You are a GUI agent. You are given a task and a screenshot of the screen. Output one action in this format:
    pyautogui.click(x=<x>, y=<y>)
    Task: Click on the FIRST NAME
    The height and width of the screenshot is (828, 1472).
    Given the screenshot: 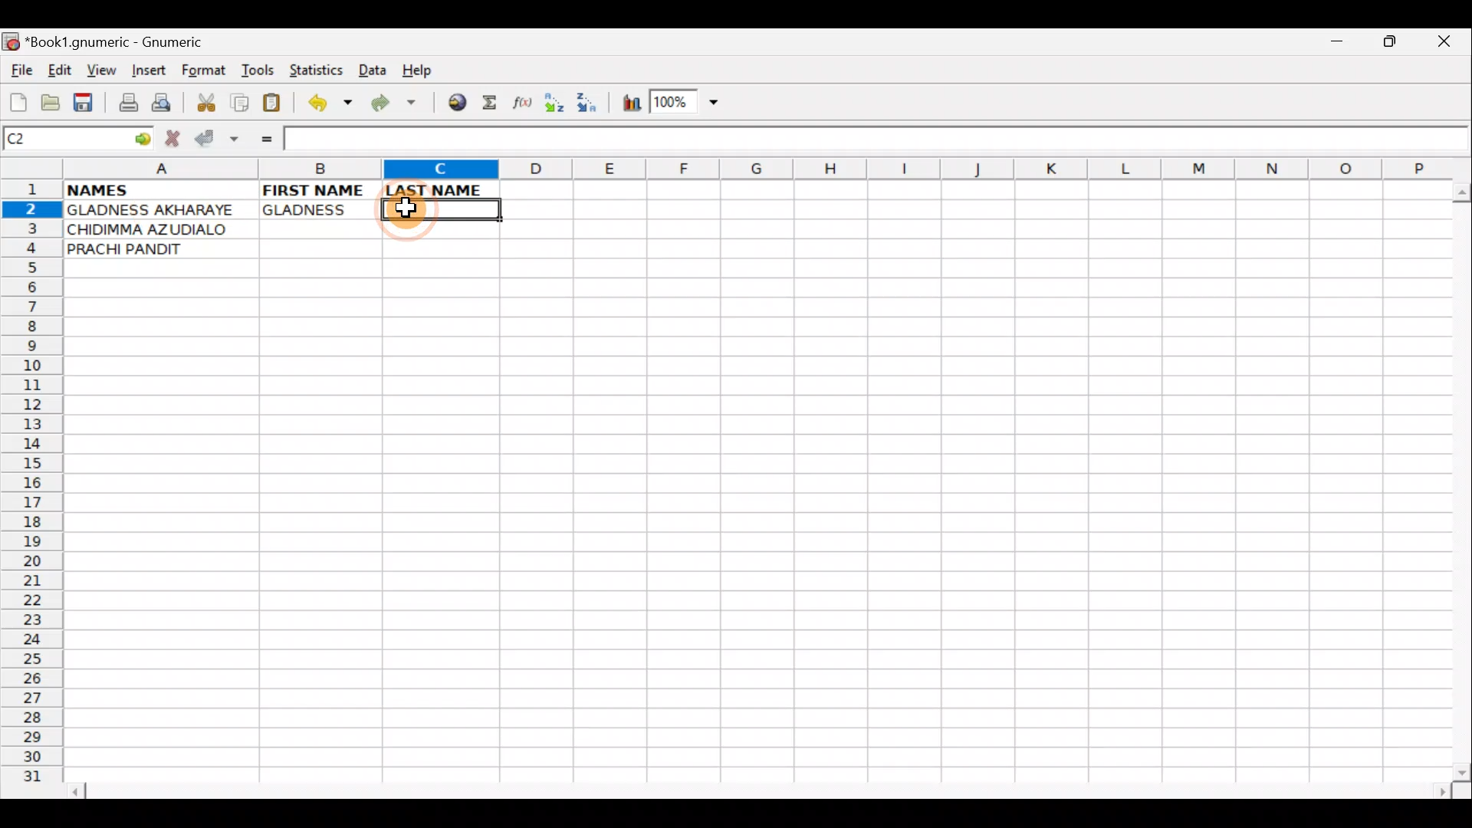 What is the action you would take?
    pyautogui.click(x=314, y=190)
    